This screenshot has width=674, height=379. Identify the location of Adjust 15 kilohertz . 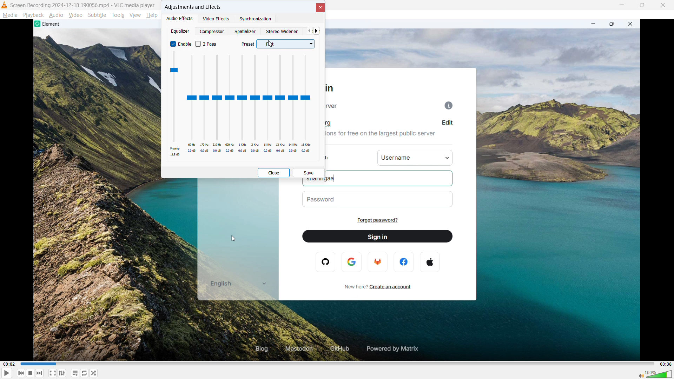
(306, 104).